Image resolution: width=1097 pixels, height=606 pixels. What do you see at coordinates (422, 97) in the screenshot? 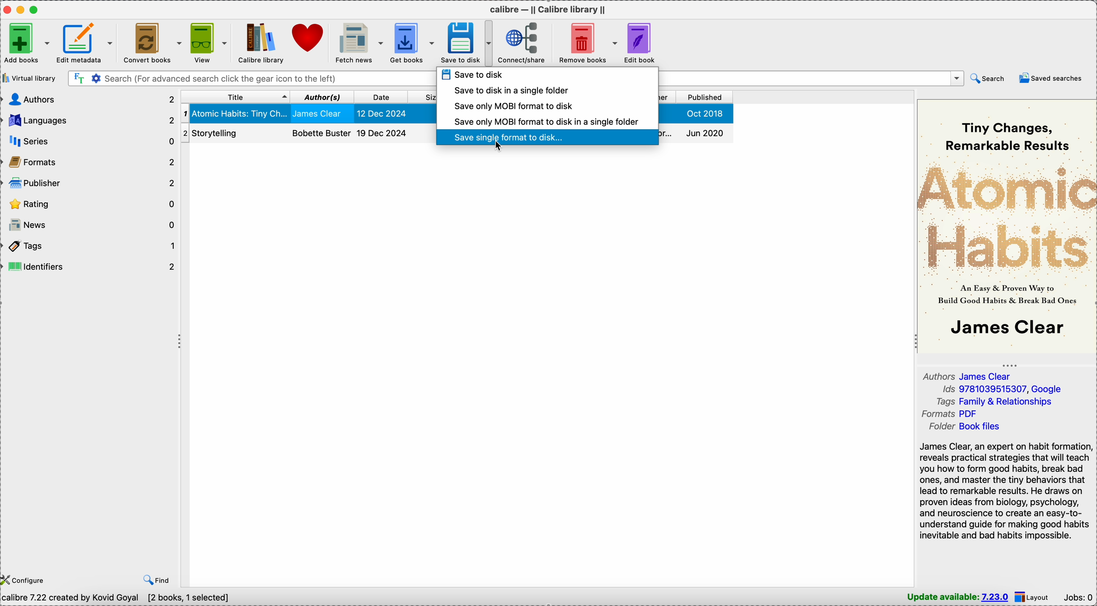
I see `size` at bounding box center [422, 97].